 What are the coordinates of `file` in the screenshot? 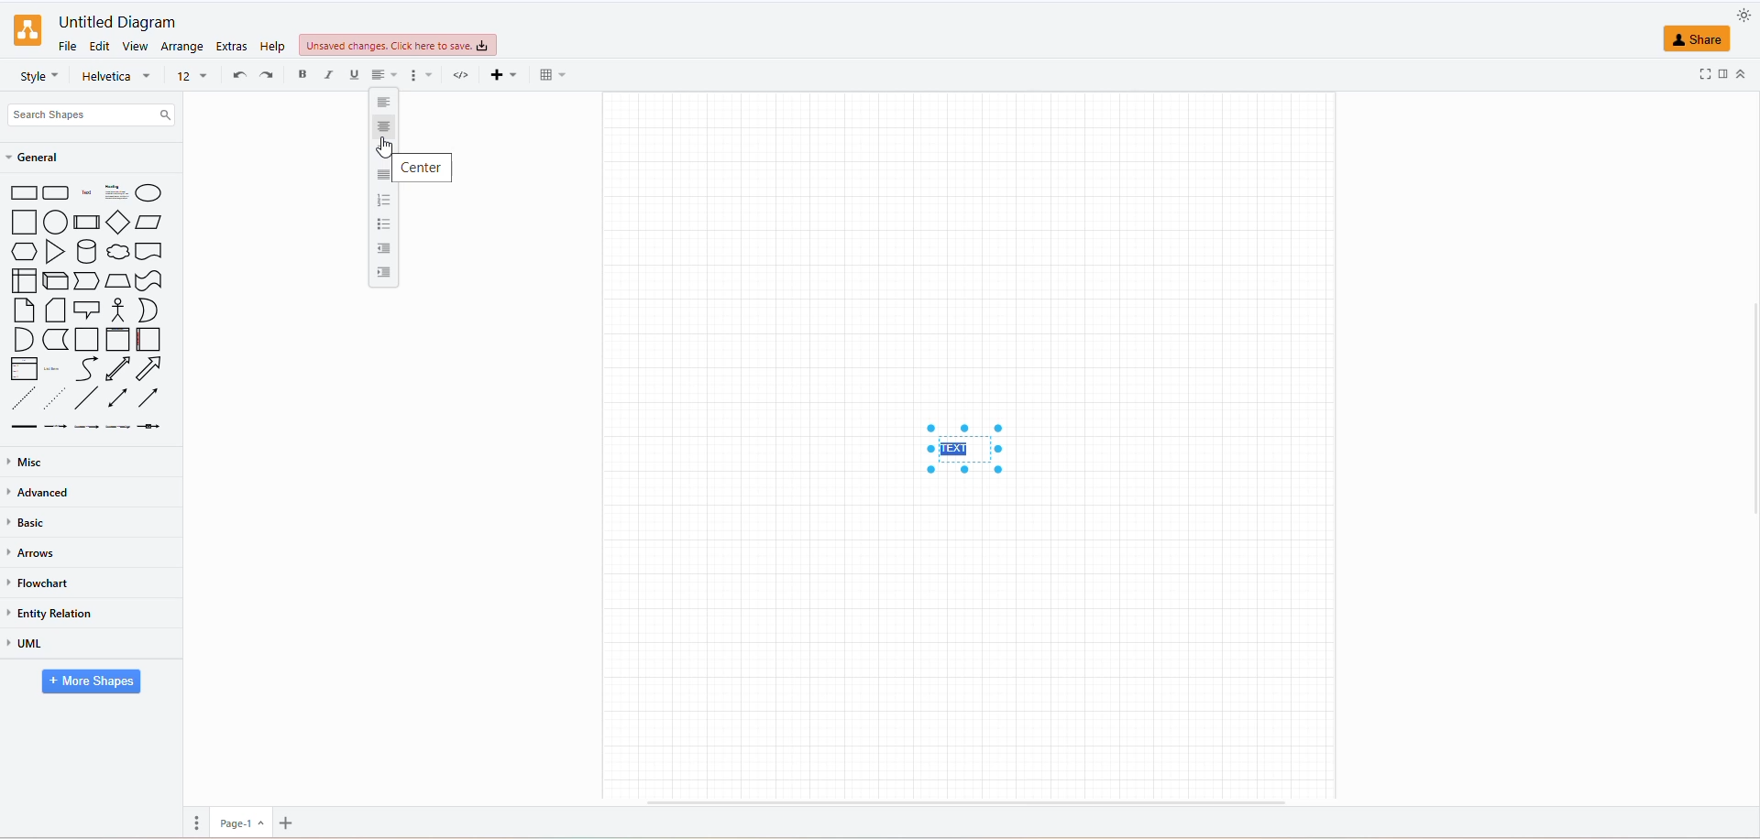 It's located at (66, 45).